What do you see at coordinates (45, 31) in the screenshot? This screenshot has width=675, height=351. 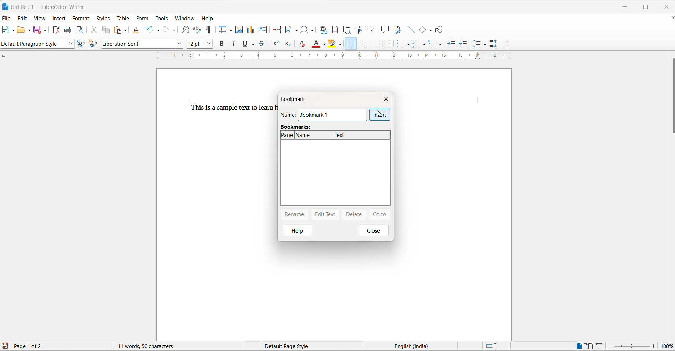 I see `save options` at bounding box center [45, 31].